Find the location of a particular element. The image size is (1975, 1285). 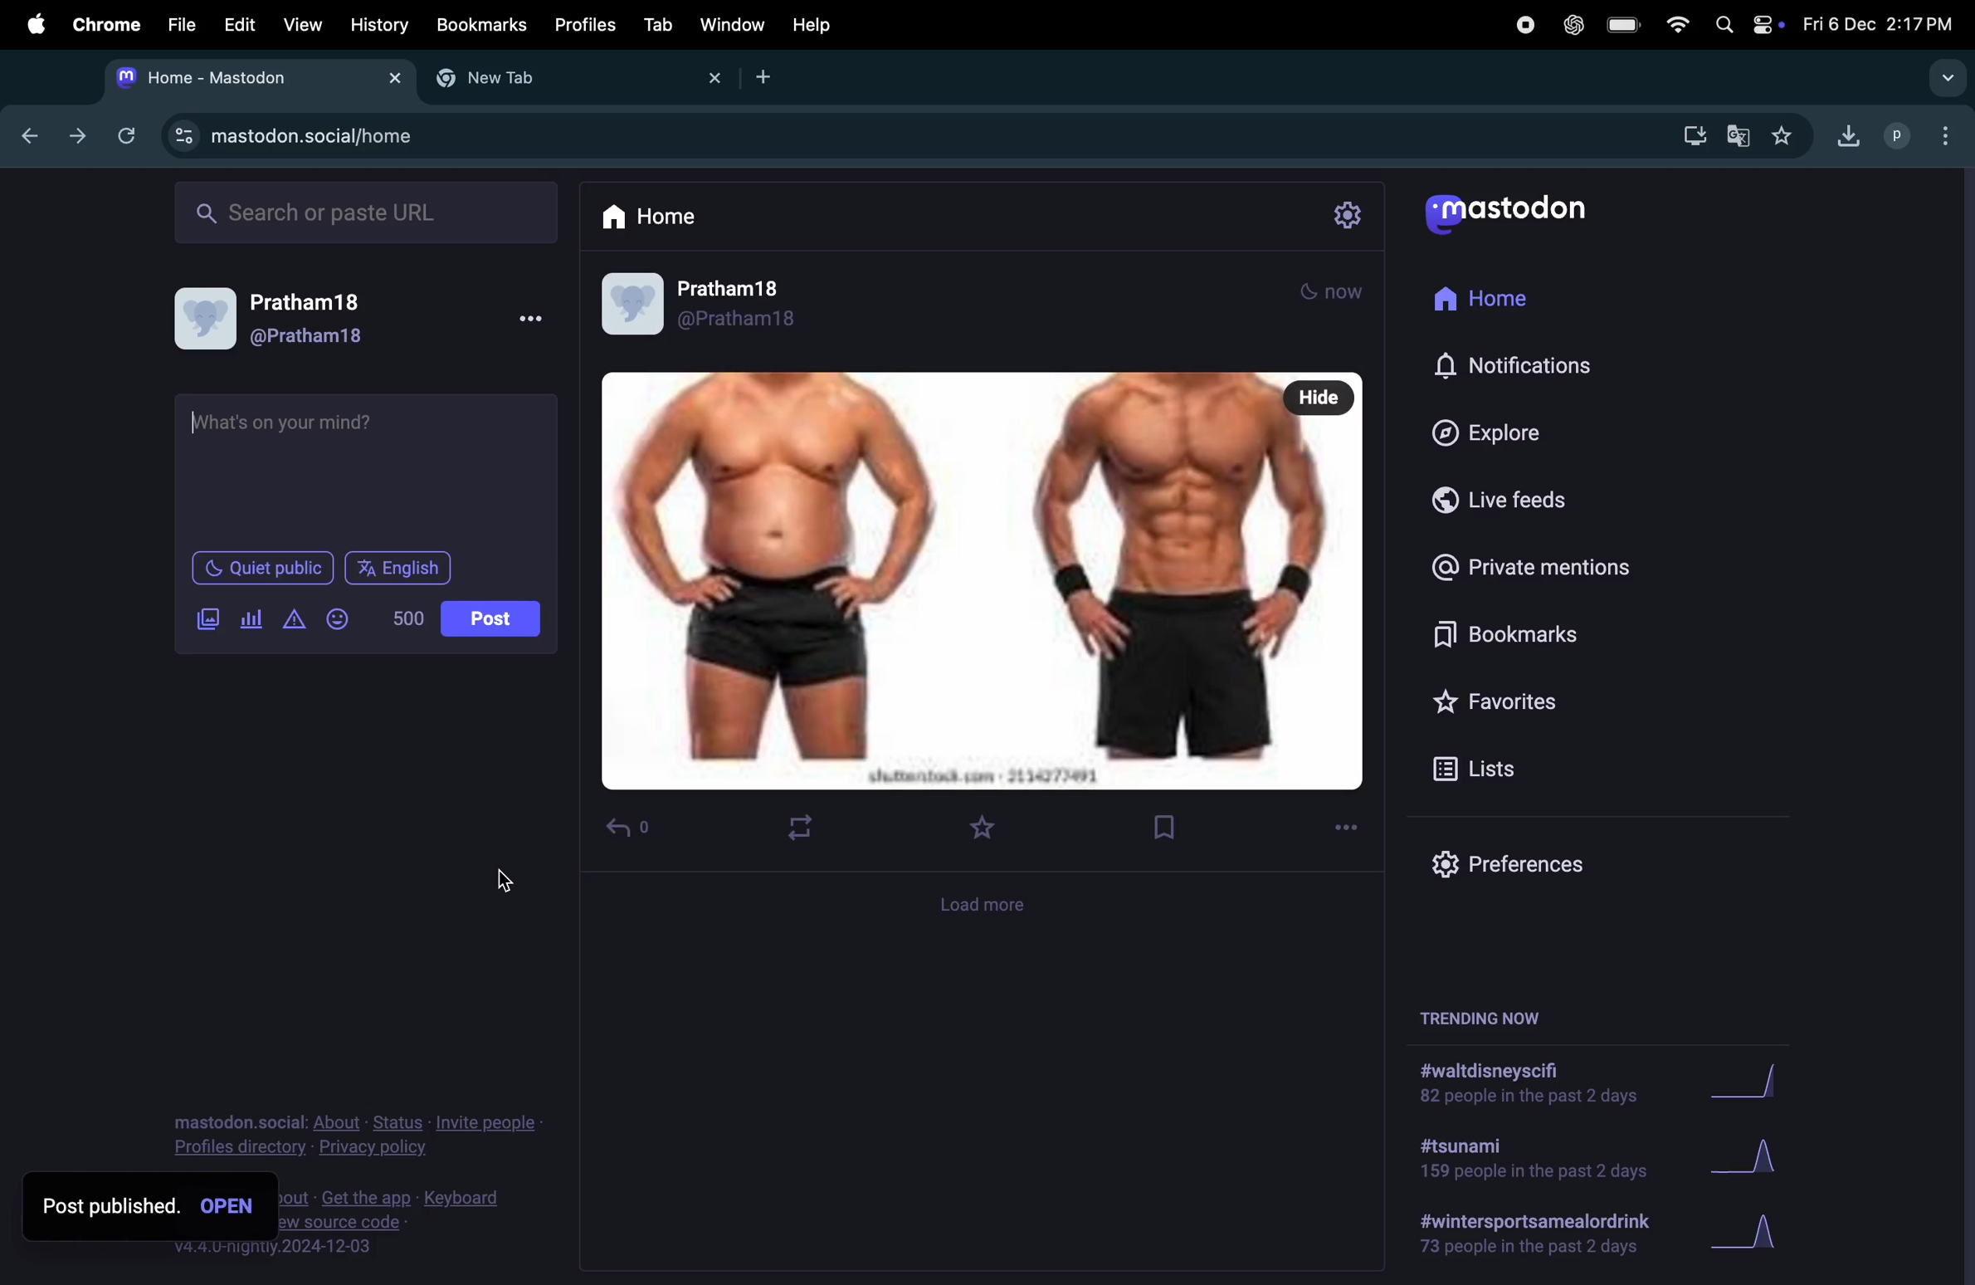

List is located at coordinates (1504, 770).